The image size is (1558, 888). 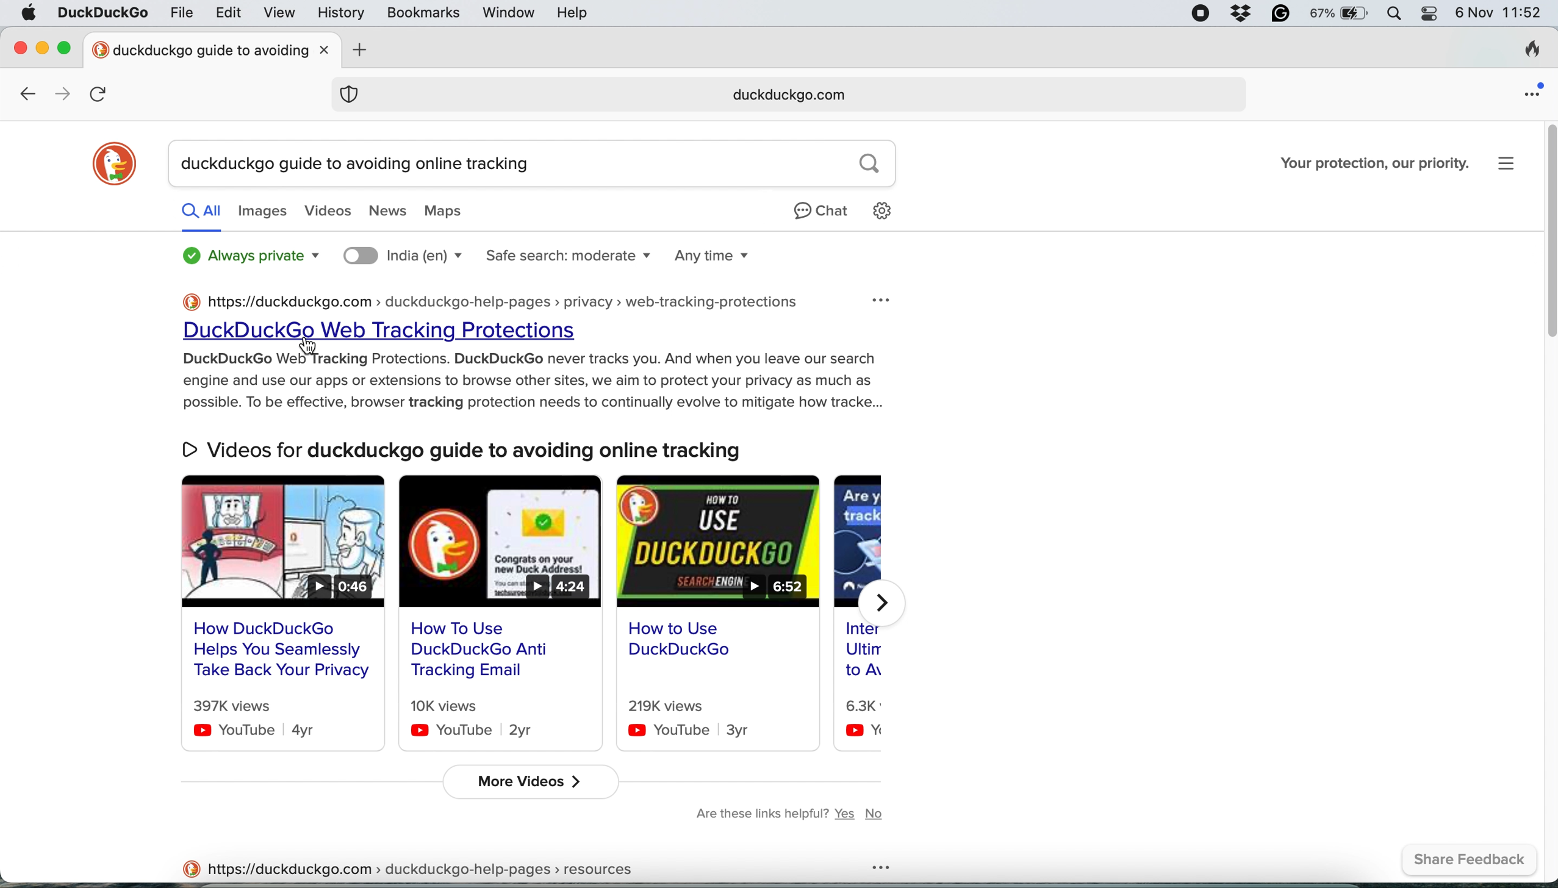 I want to click on How DuckDuckGo
Helps You Seamlessly
Take Back Your Privacy, so click(x=279, y=651).